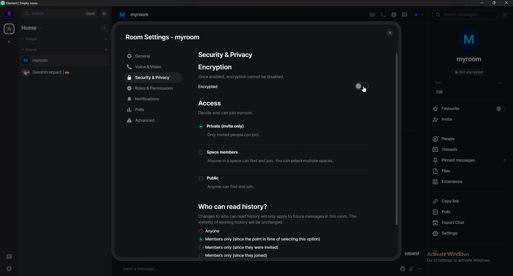 This screenshot has height=276, width=513. I want to click on not encrypted, so click(469, 72).